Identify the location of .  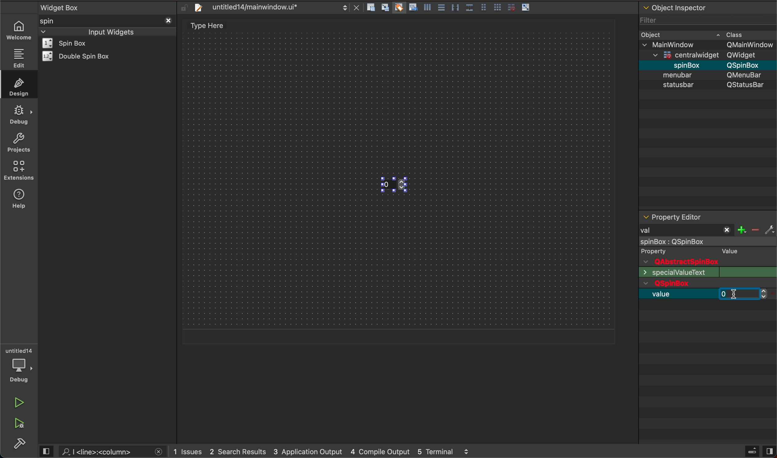
(746, 75).